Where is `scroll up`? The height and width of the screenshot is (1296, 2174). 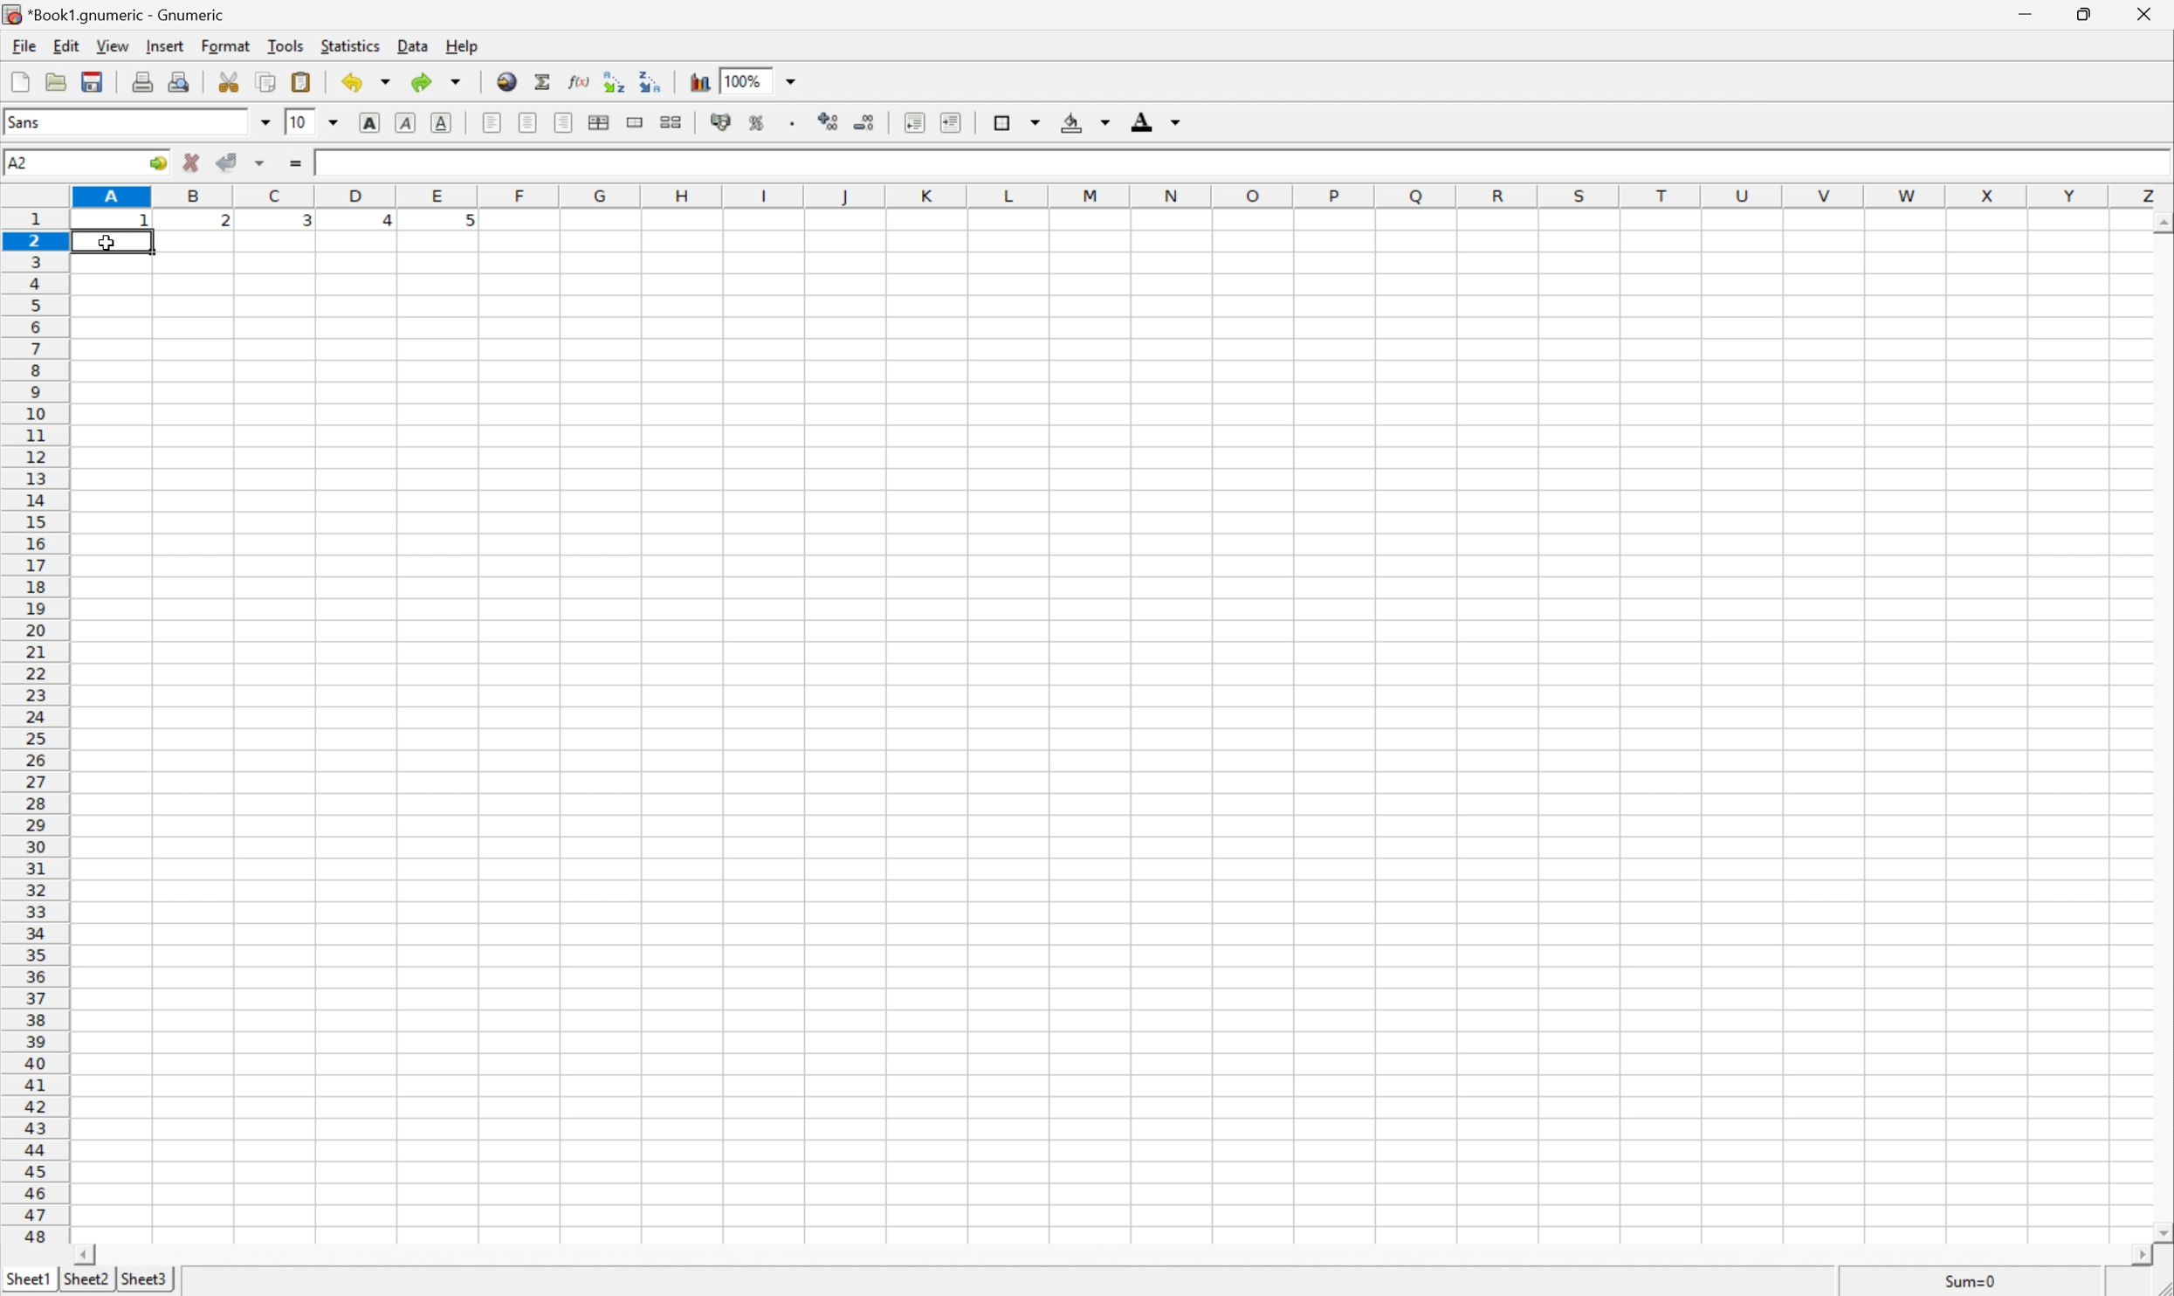 scroll up is located at coordinates (2160, 225).